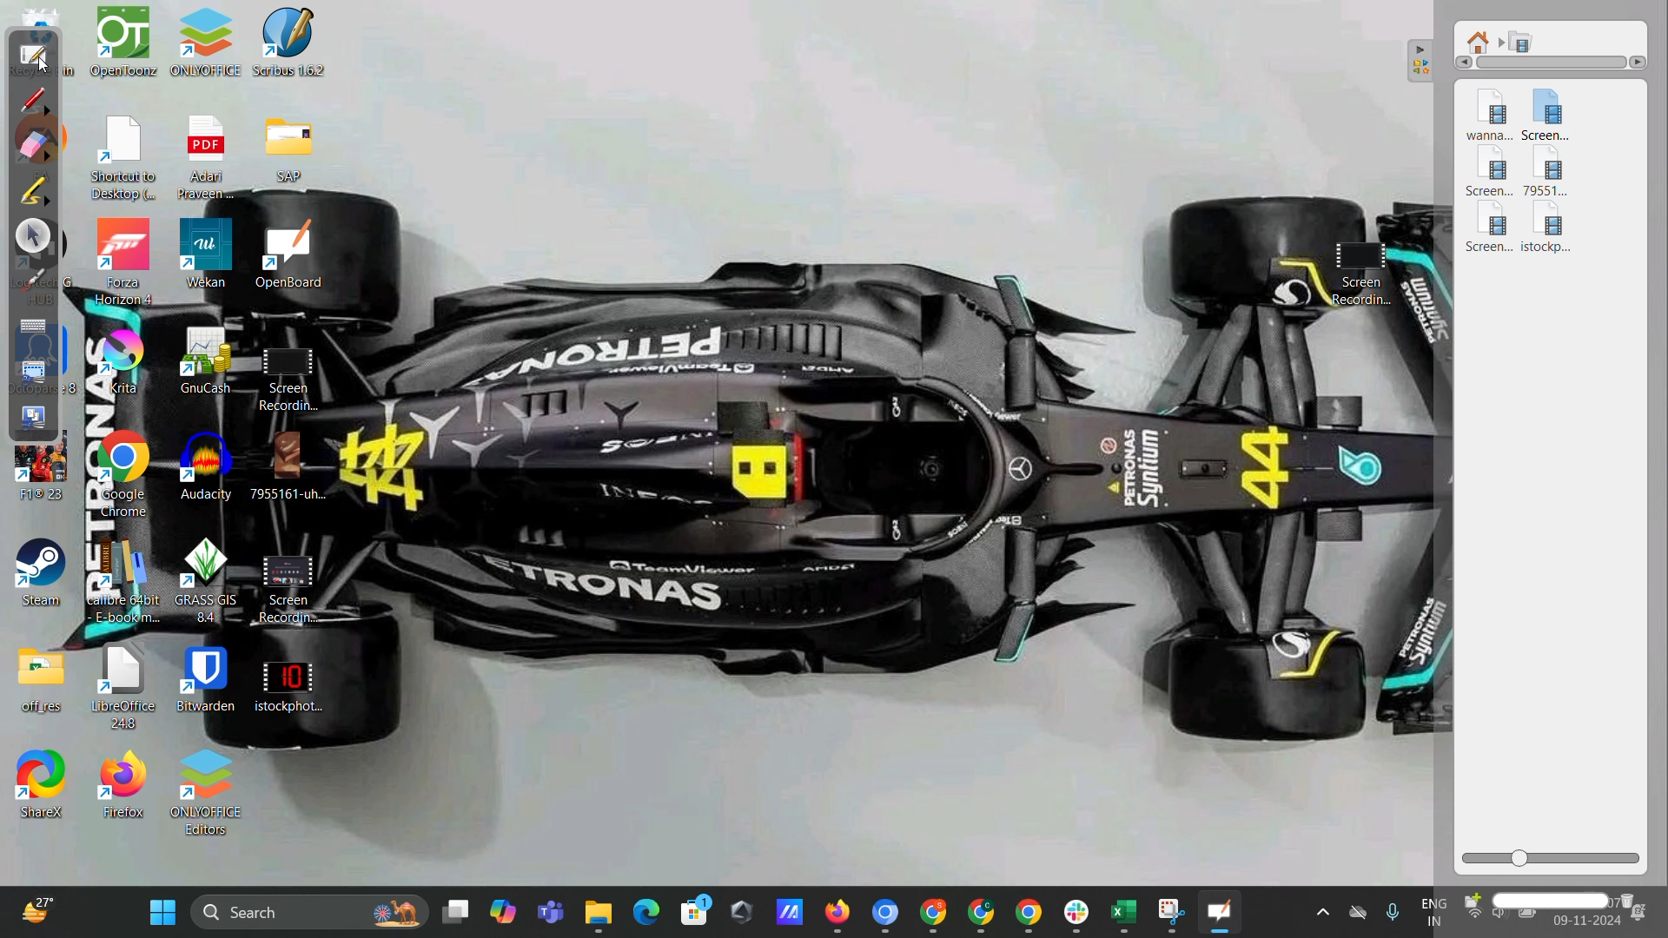  What do you see at coordinates (291, 466) in the screenshot?
I see `7955161-uh` at bounding box center [291, 466].